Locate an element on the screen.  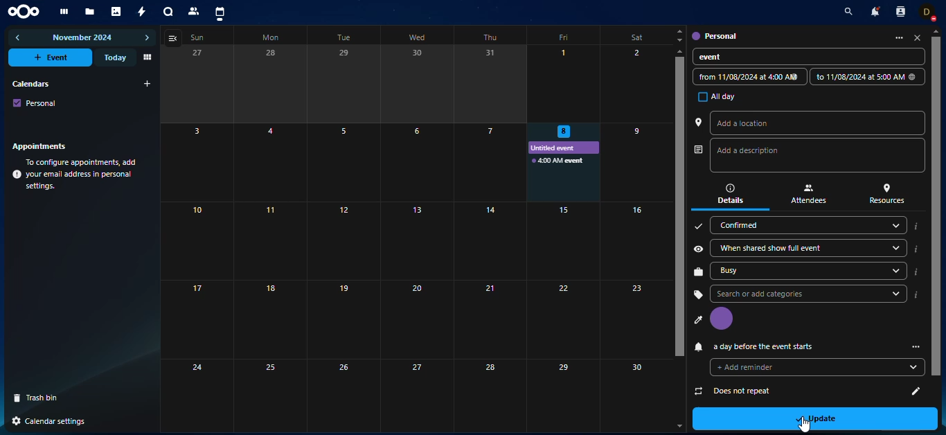
work is located at coordinates (699, 272).